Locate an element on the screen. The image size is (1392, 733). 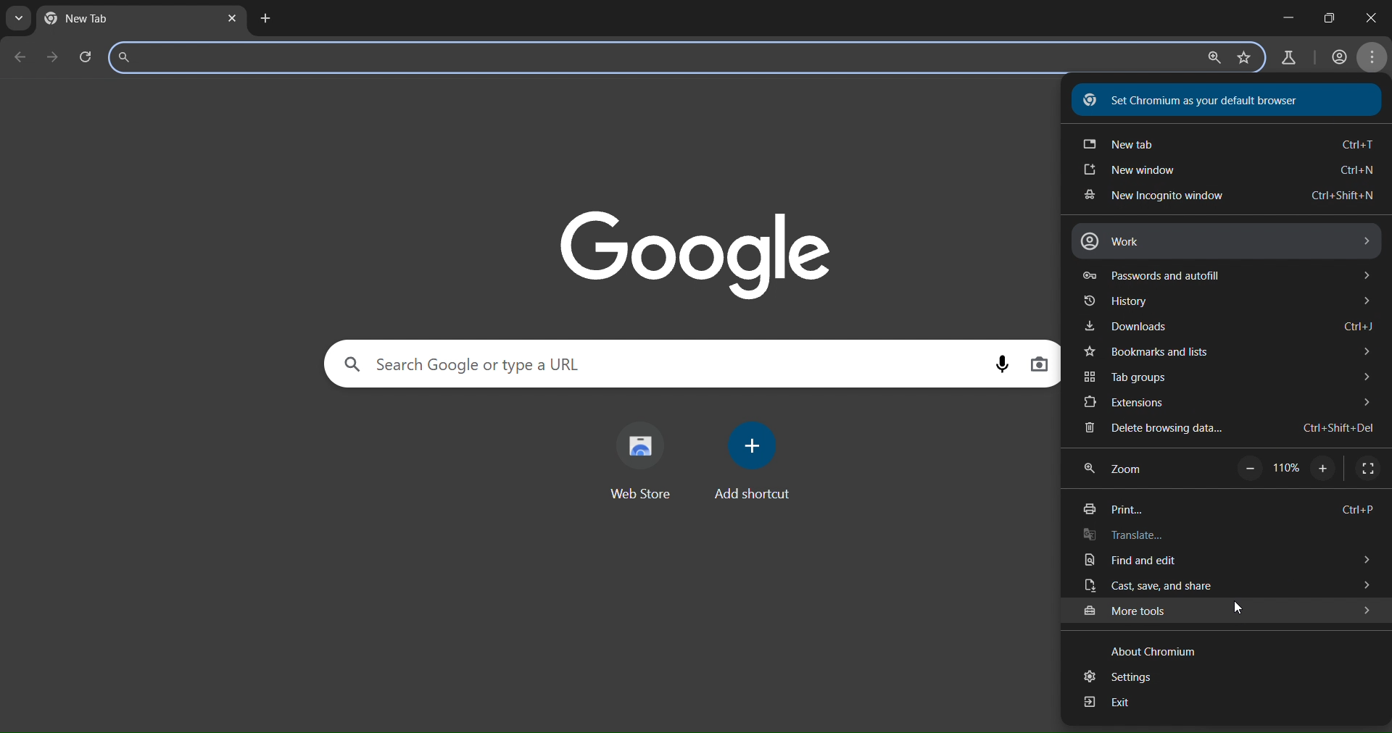
restore down is located at coordinates (1329, 17).